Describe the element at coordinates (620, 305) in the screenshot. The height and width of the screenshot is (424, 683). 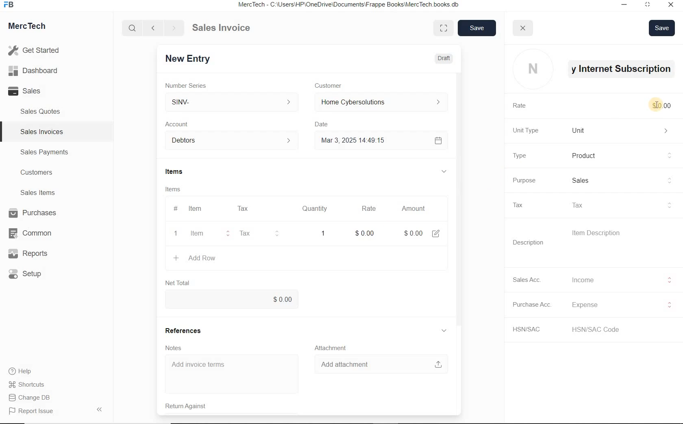
I see `Expense` at that location.